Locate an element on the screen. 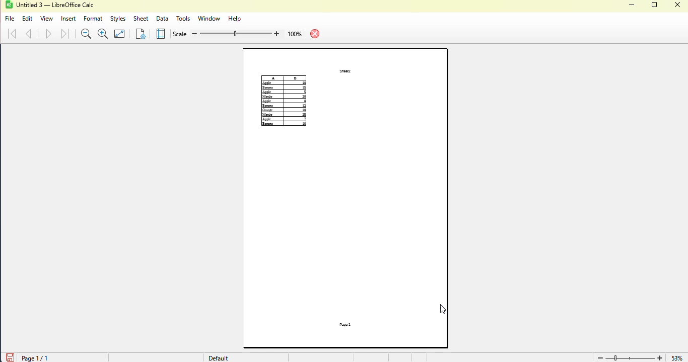 This screenshot has height=362, width=688. zoom in is located at coordinates (660, 357).